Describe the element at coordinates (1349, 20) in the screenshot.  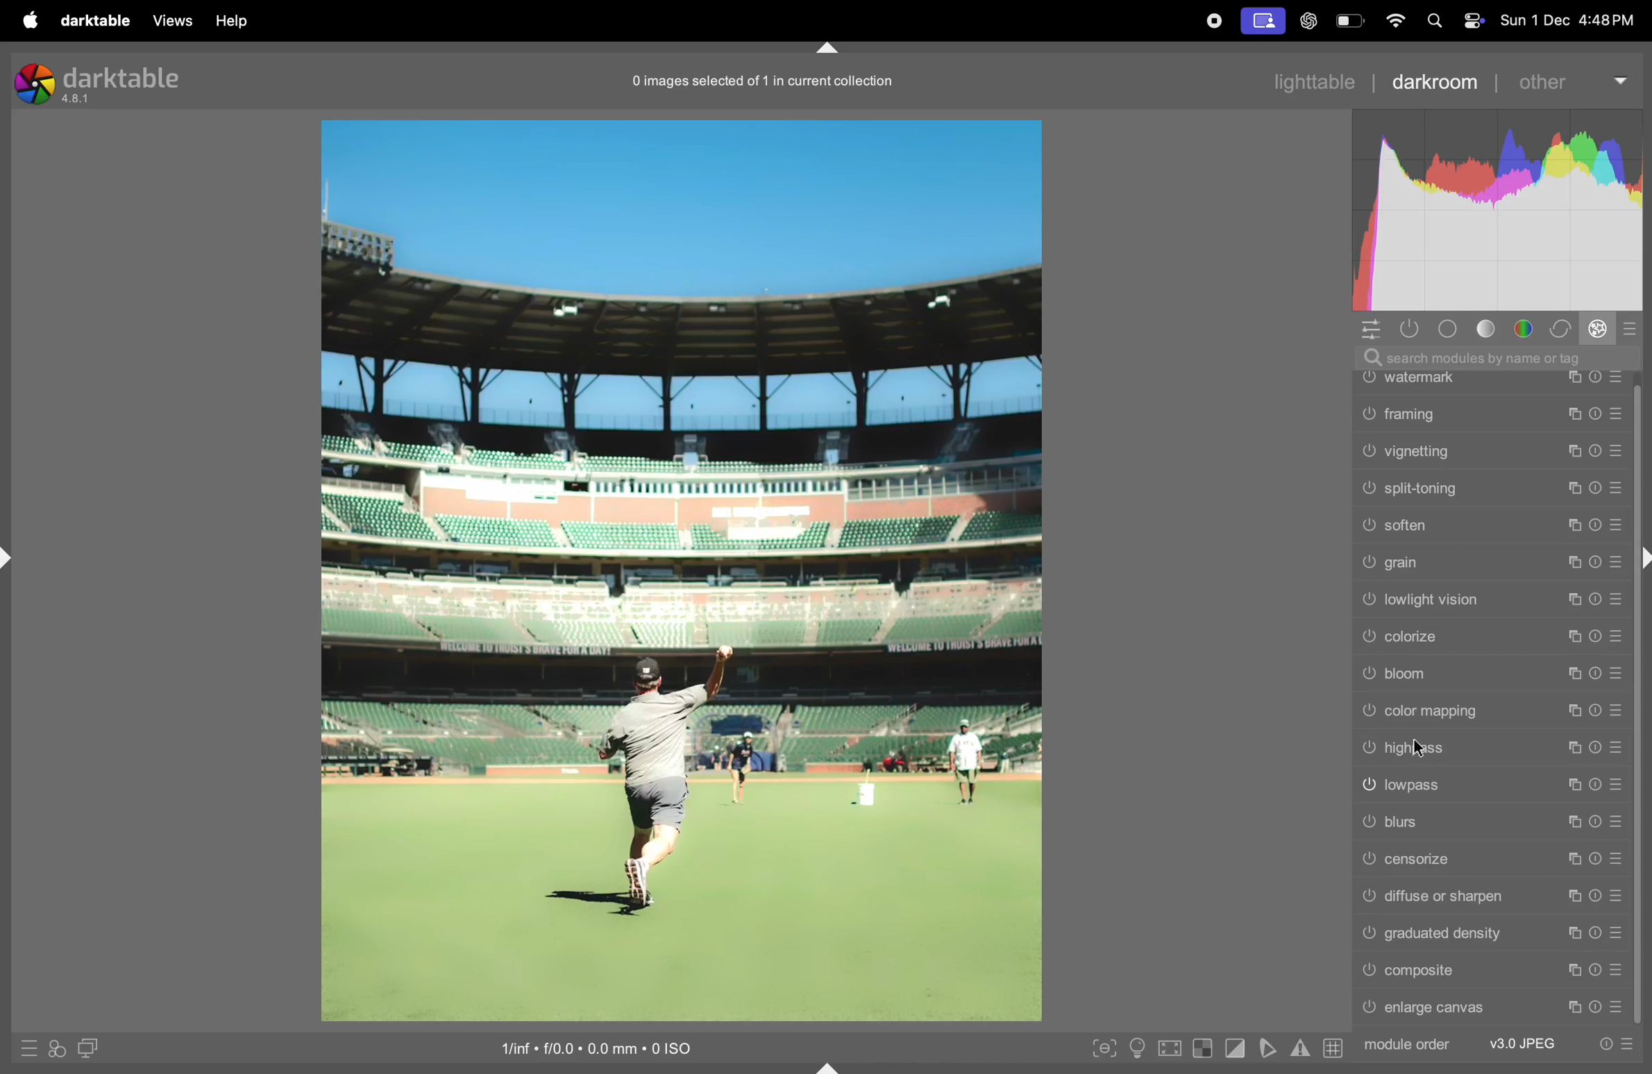
I see `battery` at that location.